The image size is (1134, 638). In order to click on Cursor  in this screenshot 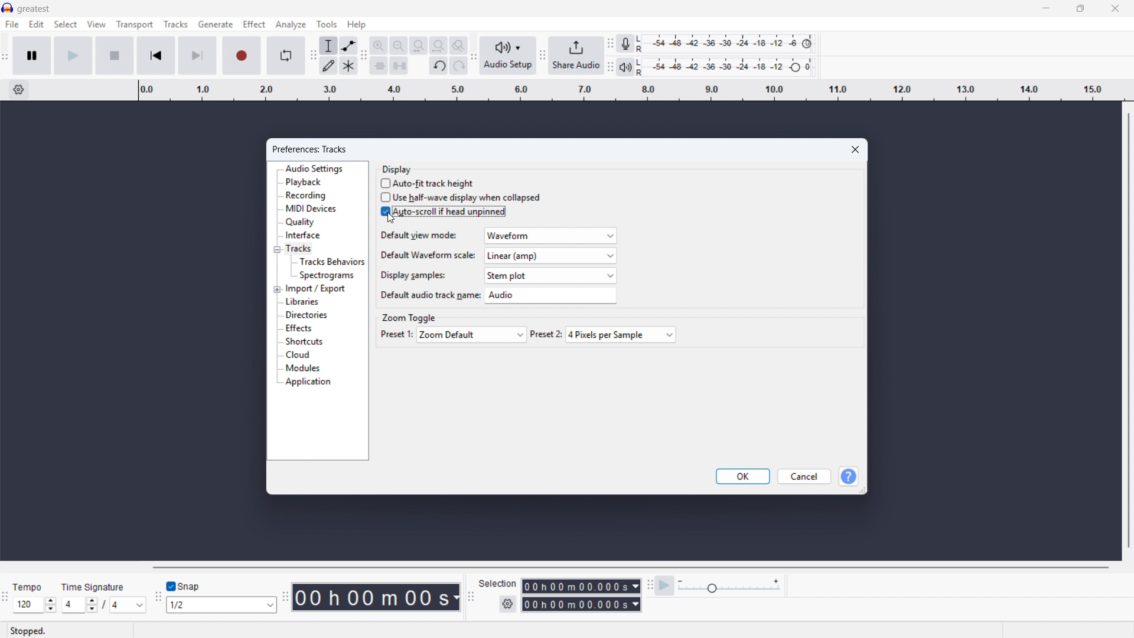, I will do `click(392, 219)`.